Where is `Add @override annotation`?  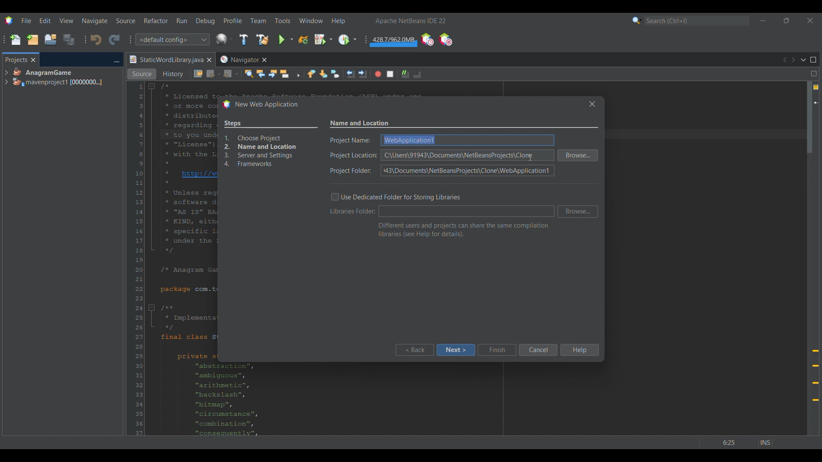 Add @override annotation is located at coordinates (816, 376).